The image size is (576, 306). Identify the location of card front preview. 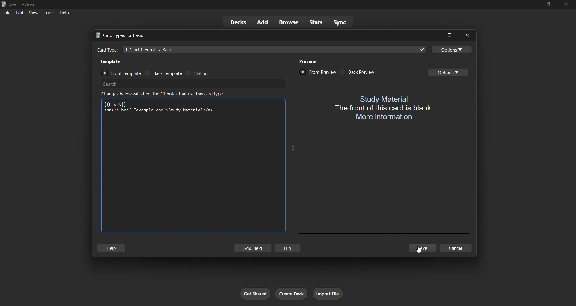
(381, 106).